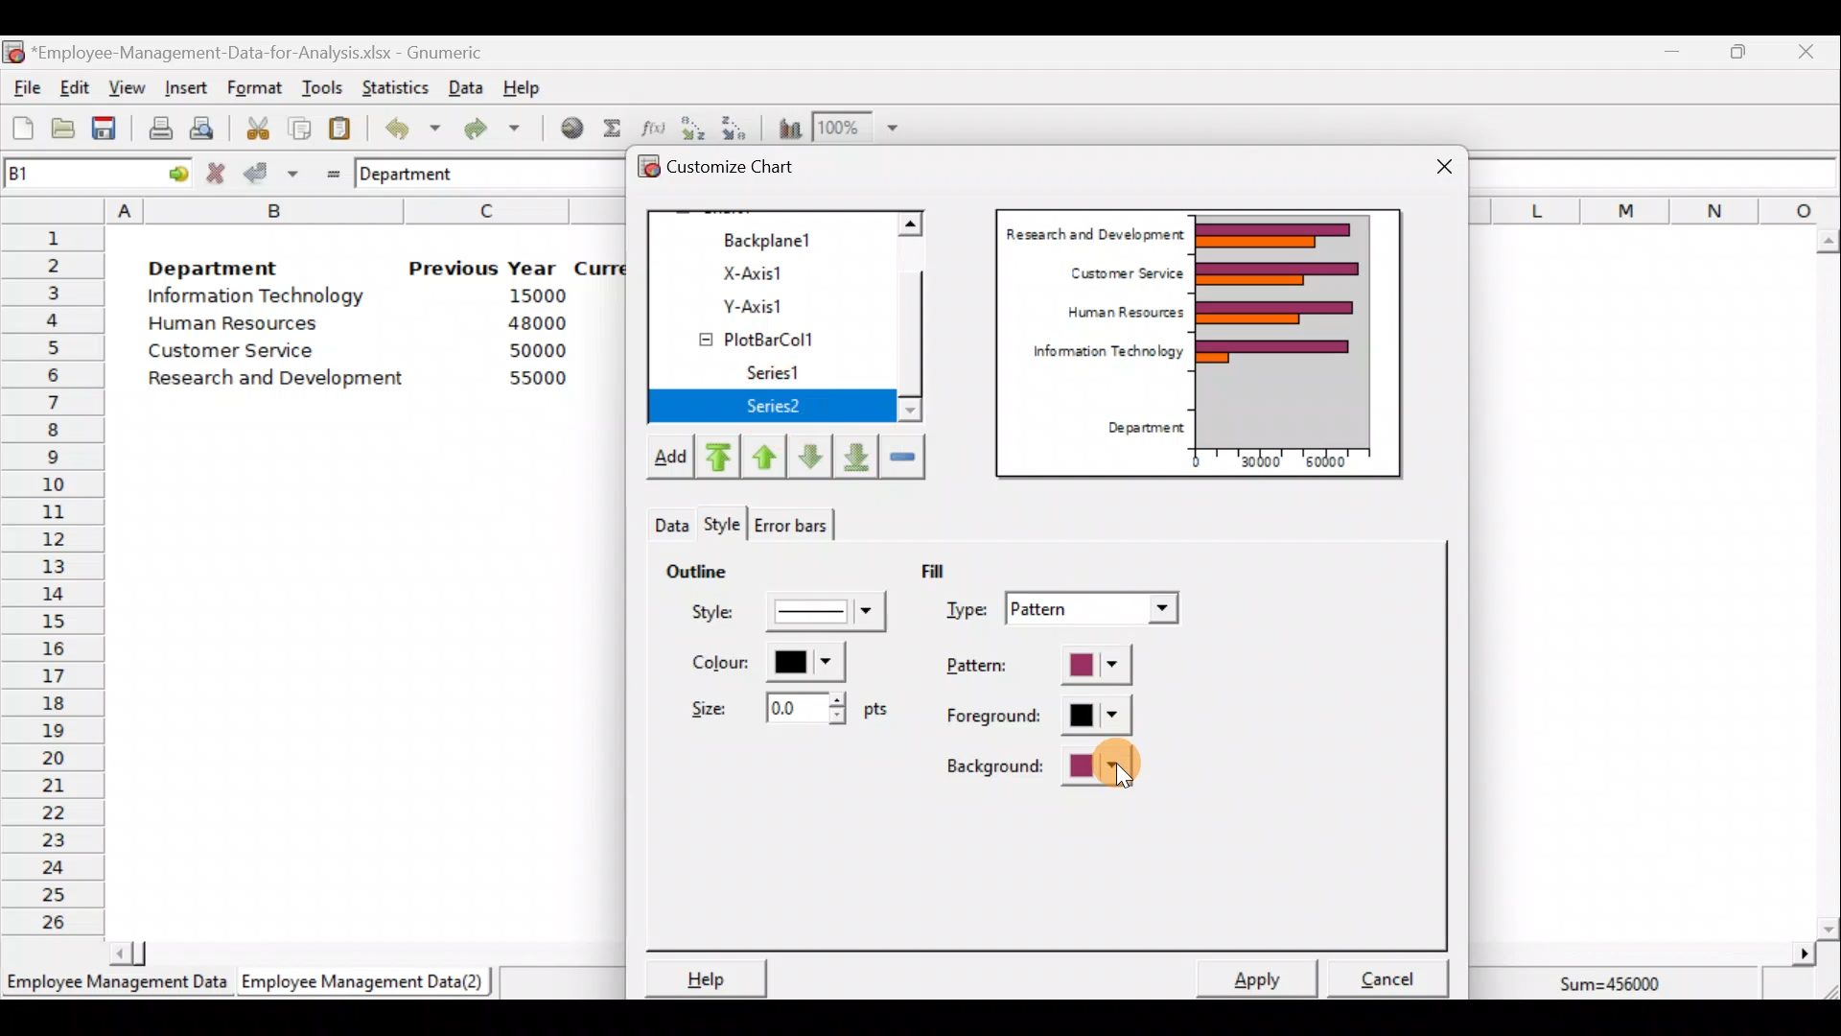  I want to click on Employee Management Data, so click(115, 988).